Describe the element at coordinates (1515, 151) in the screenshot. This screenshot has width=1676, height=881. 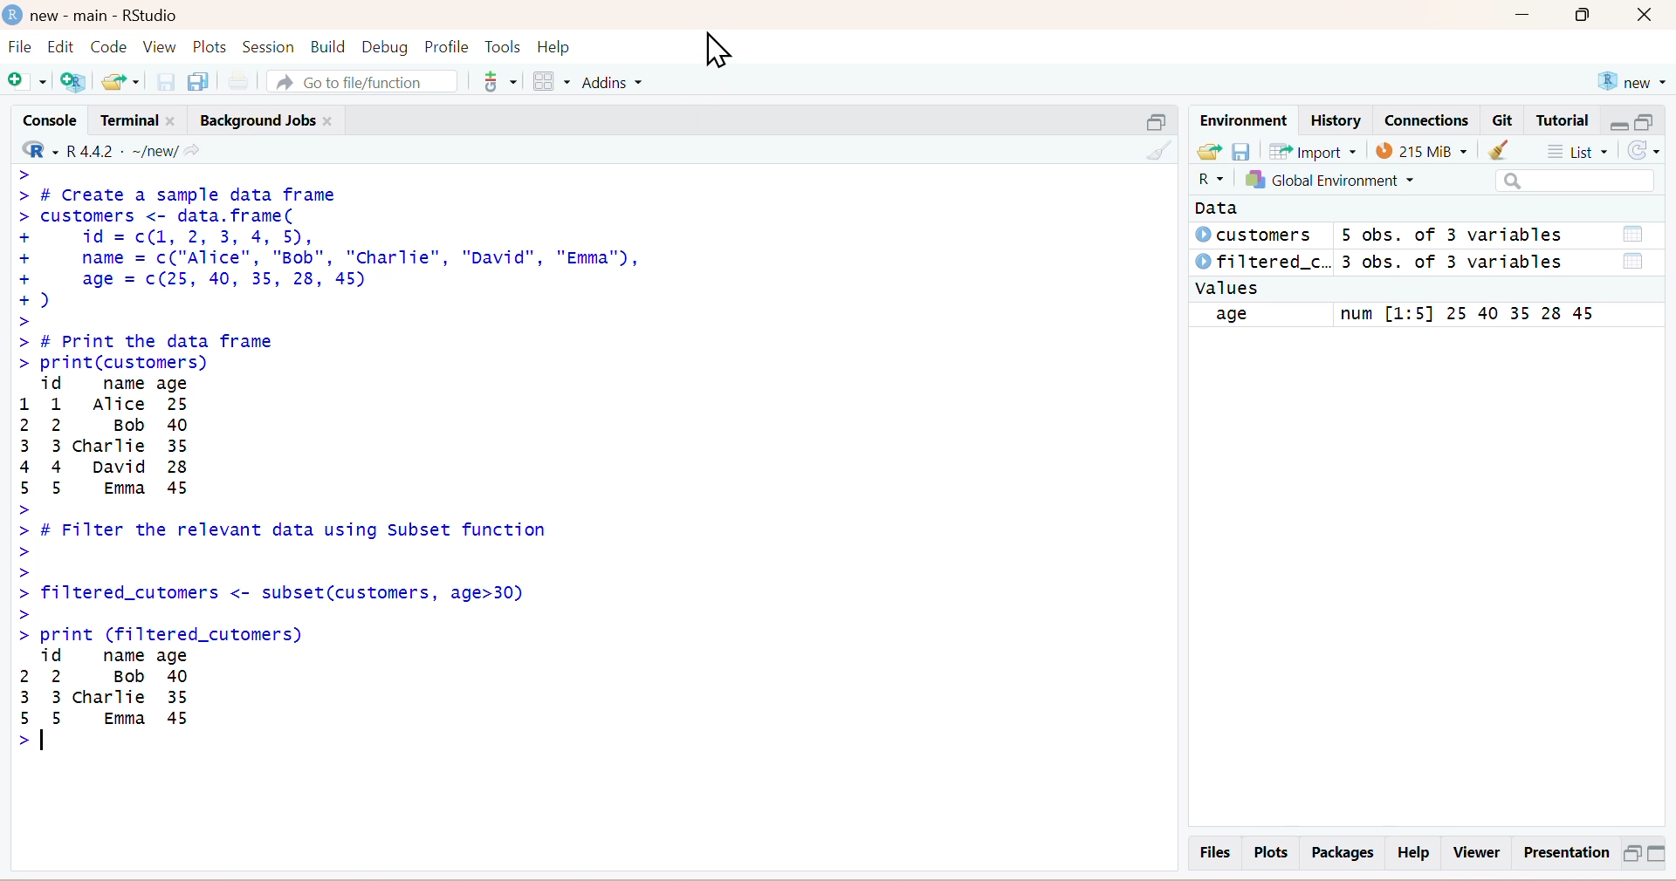
I see `Clear Objects from workspaces` at that location.